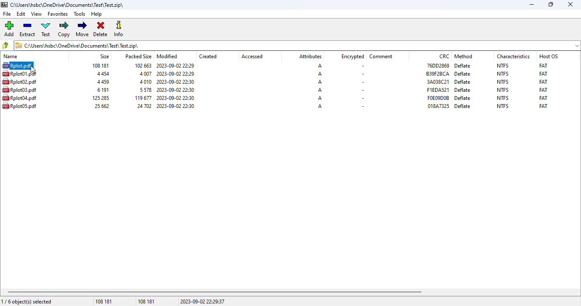 This screenshot has width=581, height=306. What do you see at coordinates (362, 98) in the screenshot?
I see `-` at bounding box center [362, 98].